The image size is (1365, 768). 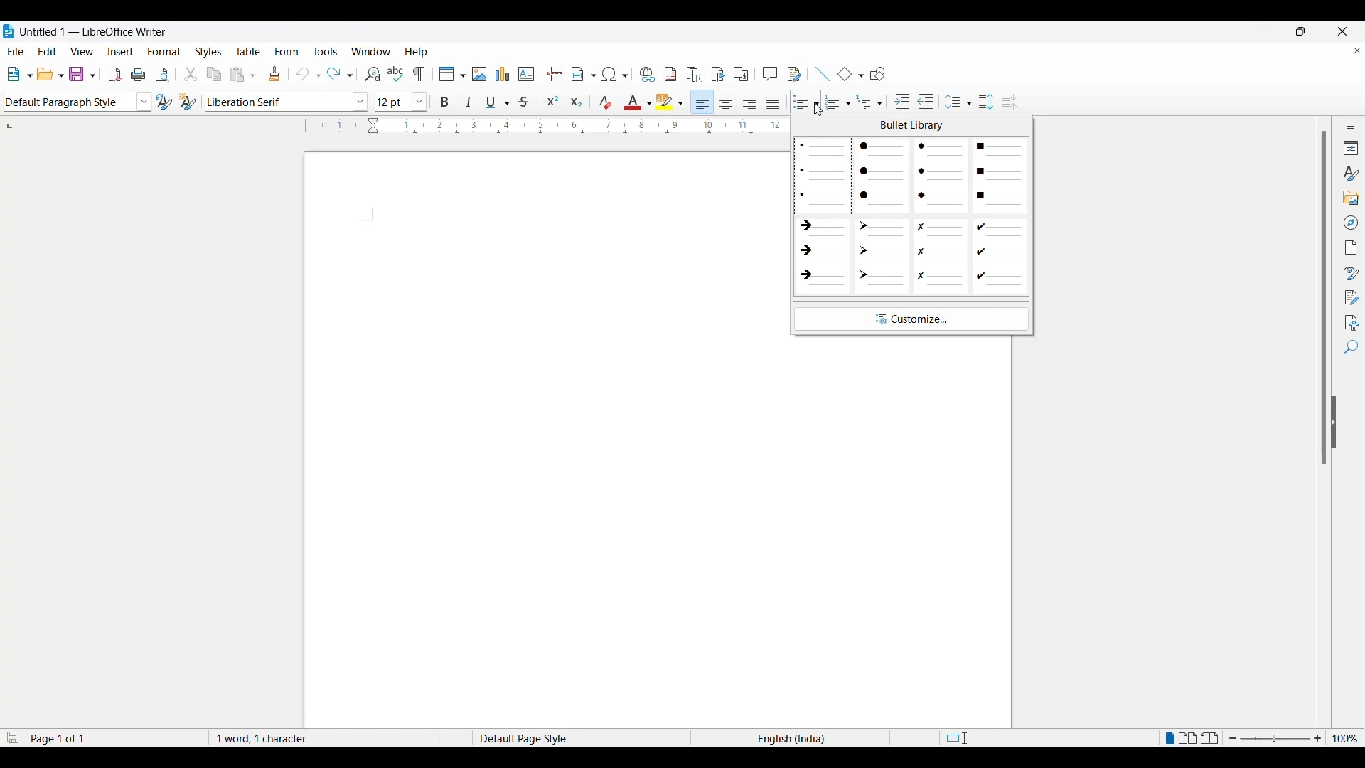 I want to click on Properties", so click(x=1349, y=147).